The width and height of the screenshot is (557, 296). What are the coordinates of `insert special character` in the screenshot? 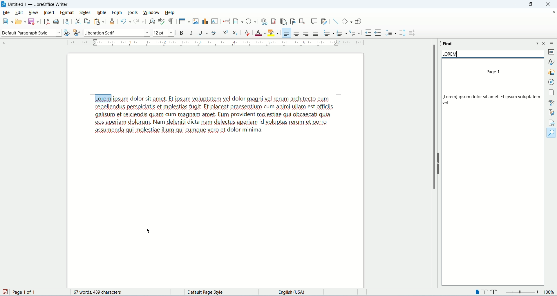 It's located at (250, 21).